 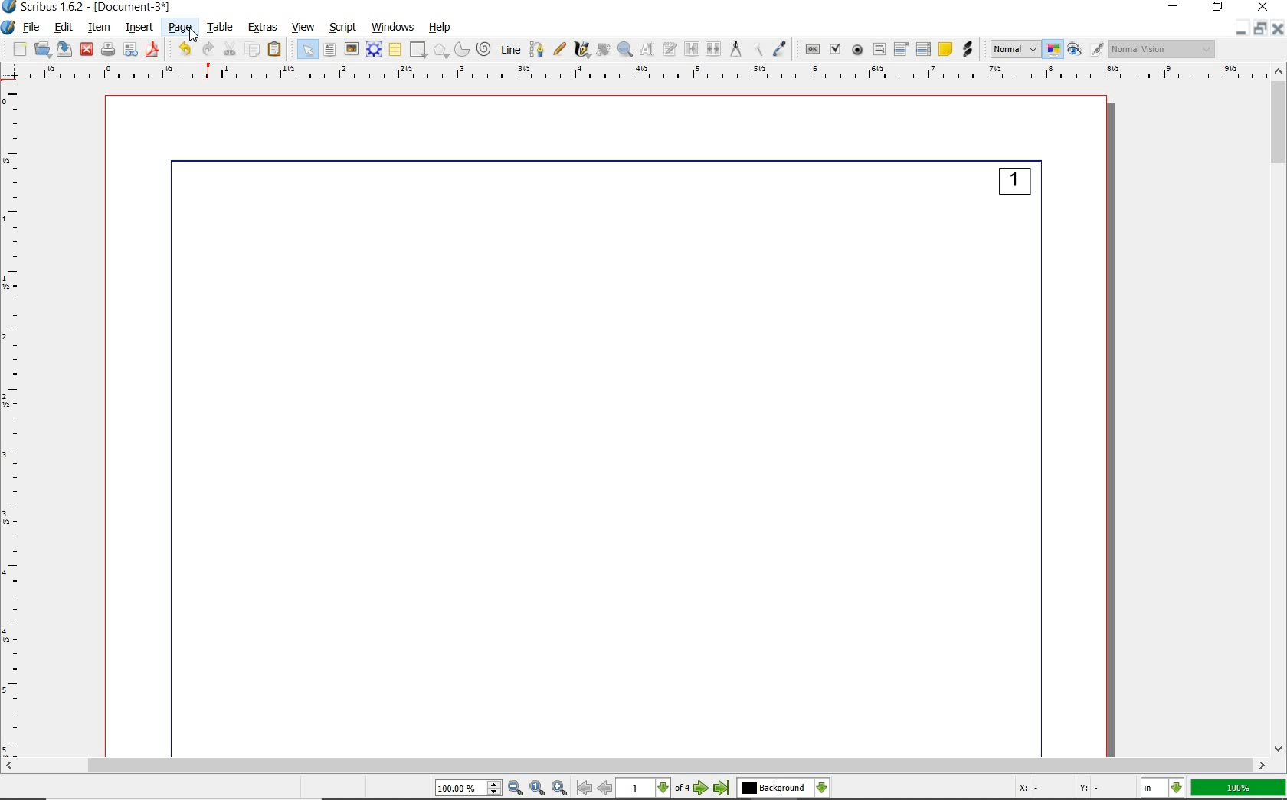 What do you see at coordinates (87, 51) in the screenshot?
I see `close` at bounding box center [87, 51].